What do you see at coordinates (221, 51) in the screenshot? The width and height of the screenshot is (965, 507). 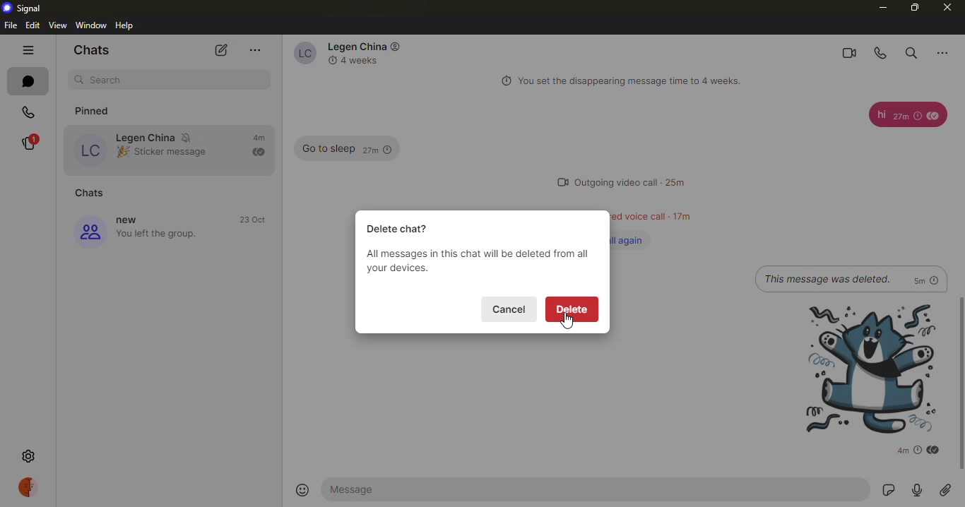 I see `new chat` at bounding box center [221, 51].